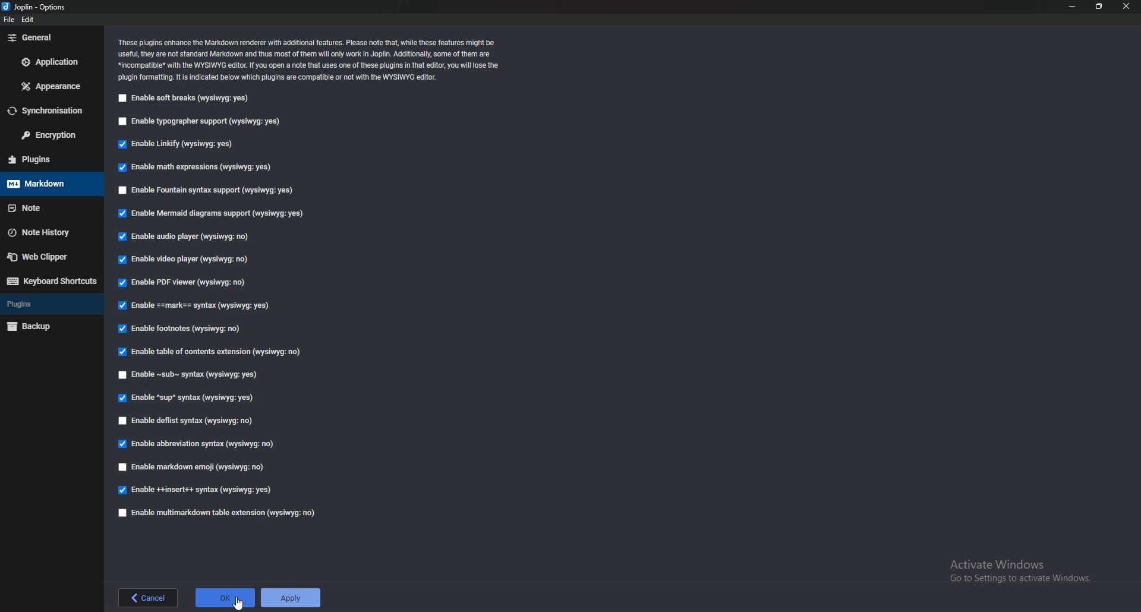  What do you see at coordinates (195, 444) in the screenshot?
I see `Enable abbreviation syntax (wysiwyg: no)` at bounding box center [195, 444].